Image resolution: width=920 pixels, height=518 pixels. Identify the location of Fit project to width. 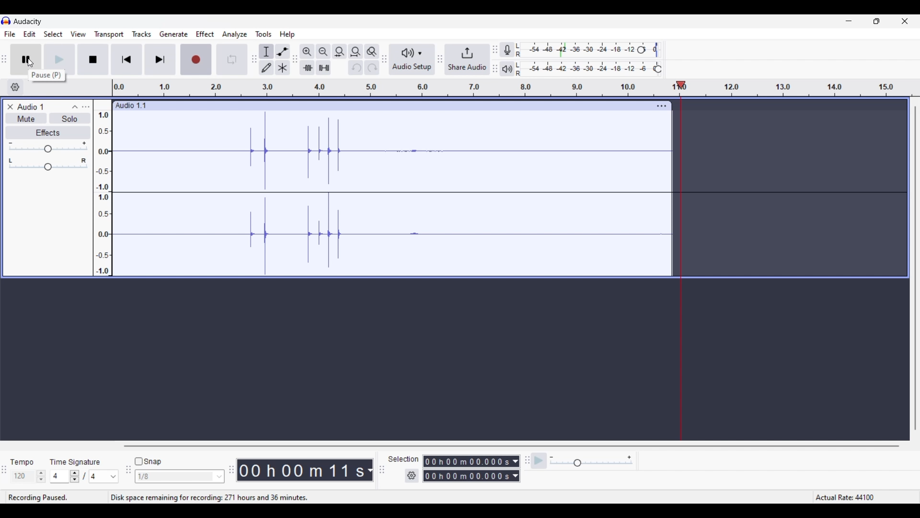
(356, 52).